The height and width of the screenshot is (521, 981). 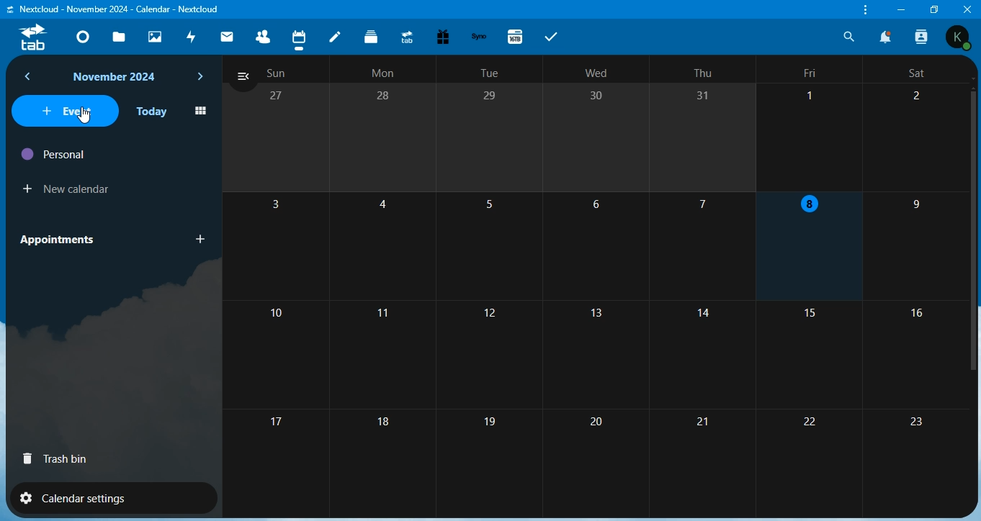 What do you see at coordinates (81, 34) in the screenshot?
I see `dashboard` at bounding box center [81, 34].